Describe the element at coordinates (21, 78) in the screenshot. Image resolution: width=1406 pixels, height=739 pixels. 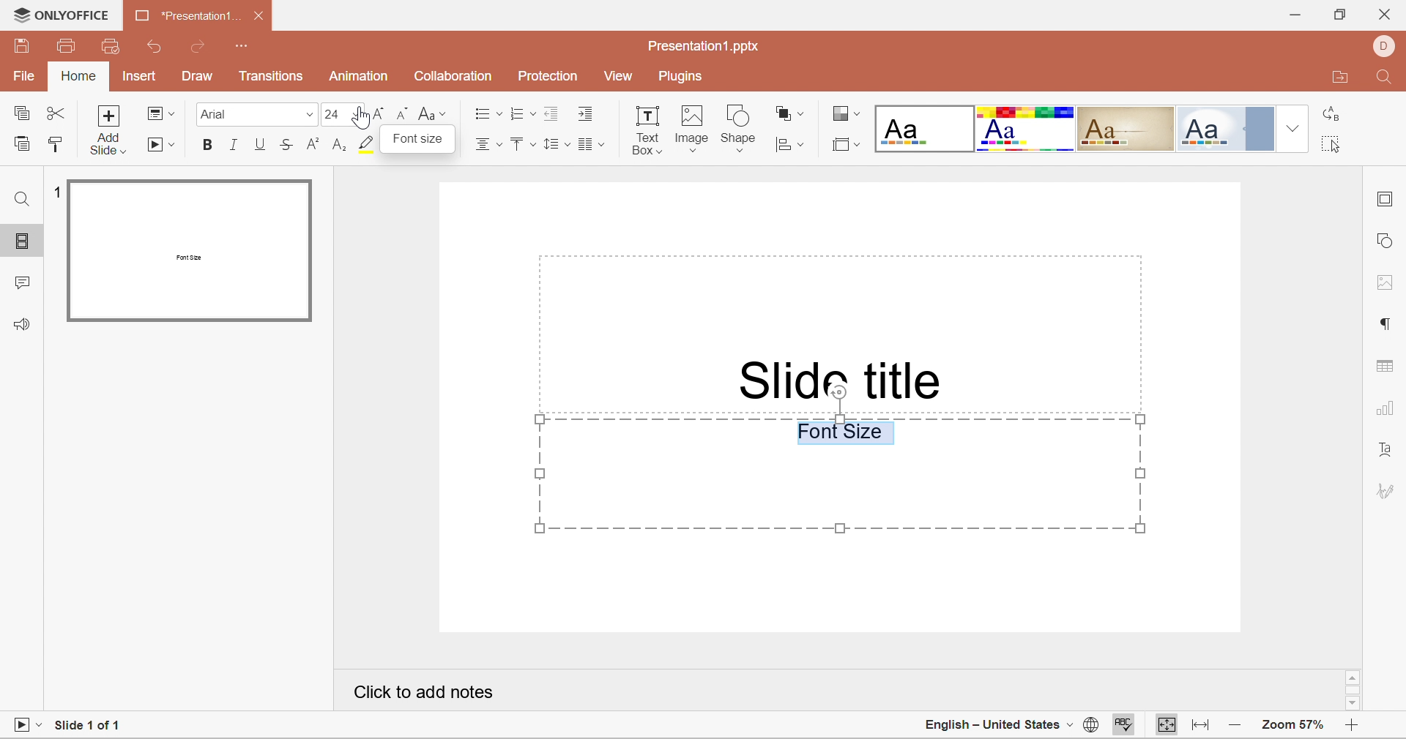
I see `File` at that location.